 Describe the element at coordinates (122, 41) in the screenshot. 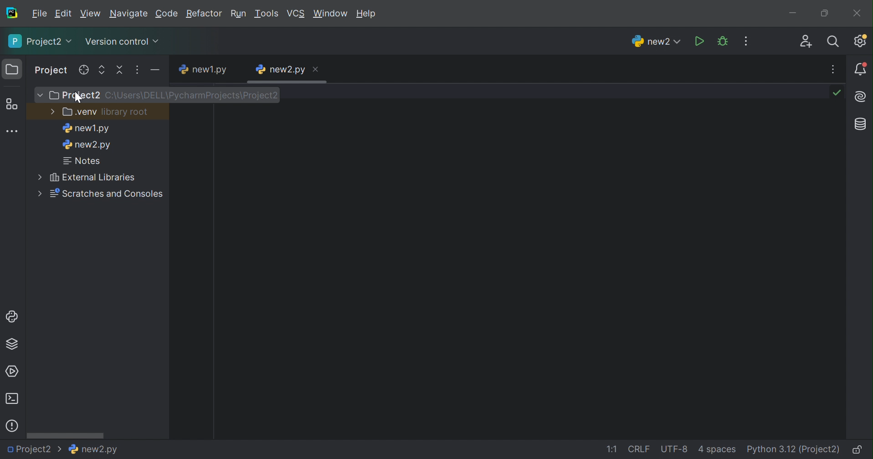

I see `Version control` at that location.